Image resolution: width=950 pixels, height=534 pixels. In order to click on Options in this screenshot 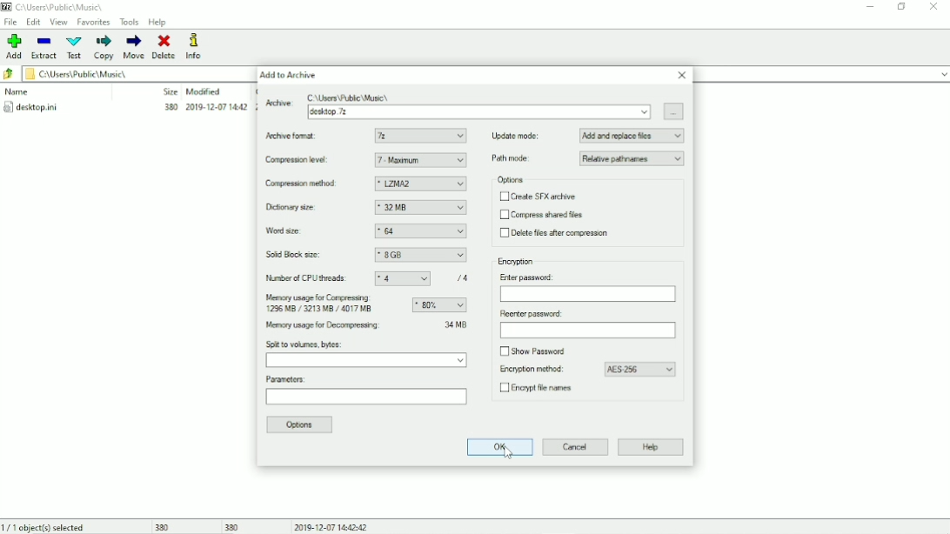, I will do `click(512, 180)`.